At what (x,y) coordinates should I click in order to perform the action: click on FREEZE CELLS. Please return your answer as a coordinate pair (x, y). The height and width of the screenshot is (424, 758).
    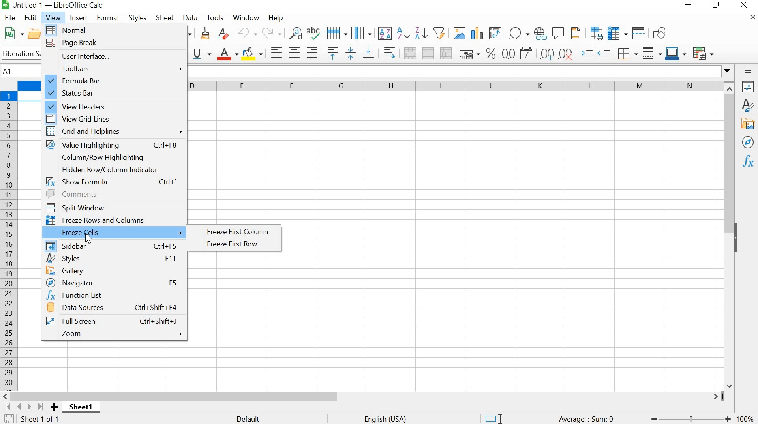
    Looking at the image, I should click on (114, 232).